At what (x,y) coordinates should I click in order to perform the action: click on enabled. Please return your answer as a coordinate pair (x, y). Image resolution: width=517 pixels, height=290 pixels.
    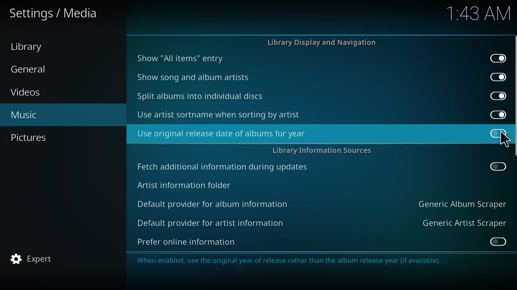
    Looking at the image, I should click on (497, 114).